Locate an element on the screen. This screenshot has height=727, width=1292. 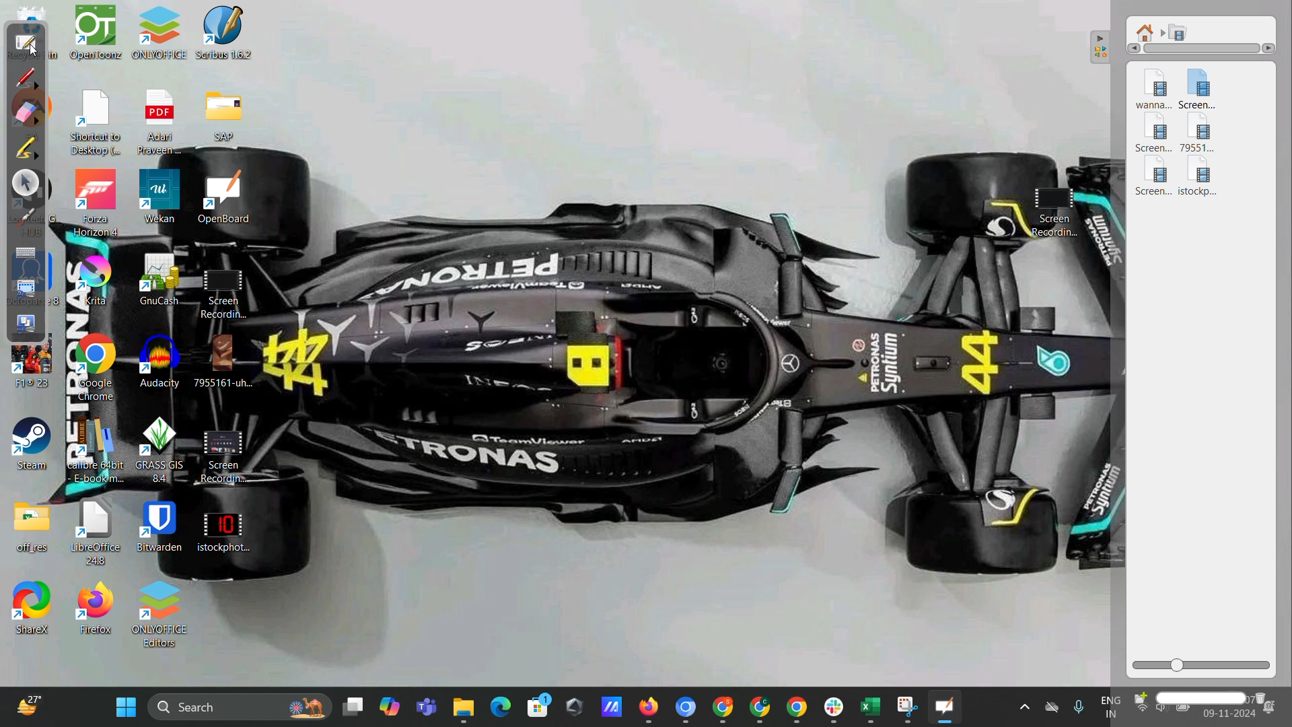
Grass GIS B.4 is located at coordinates (160, 449).